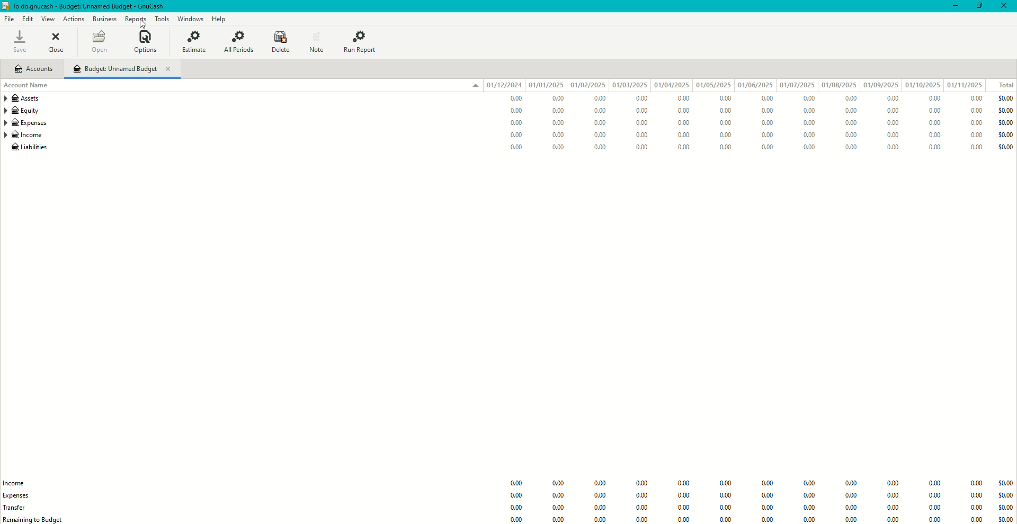 The height and width of the screenshot is (524, 1017). I want to click on 0.00, so click(851, 137).